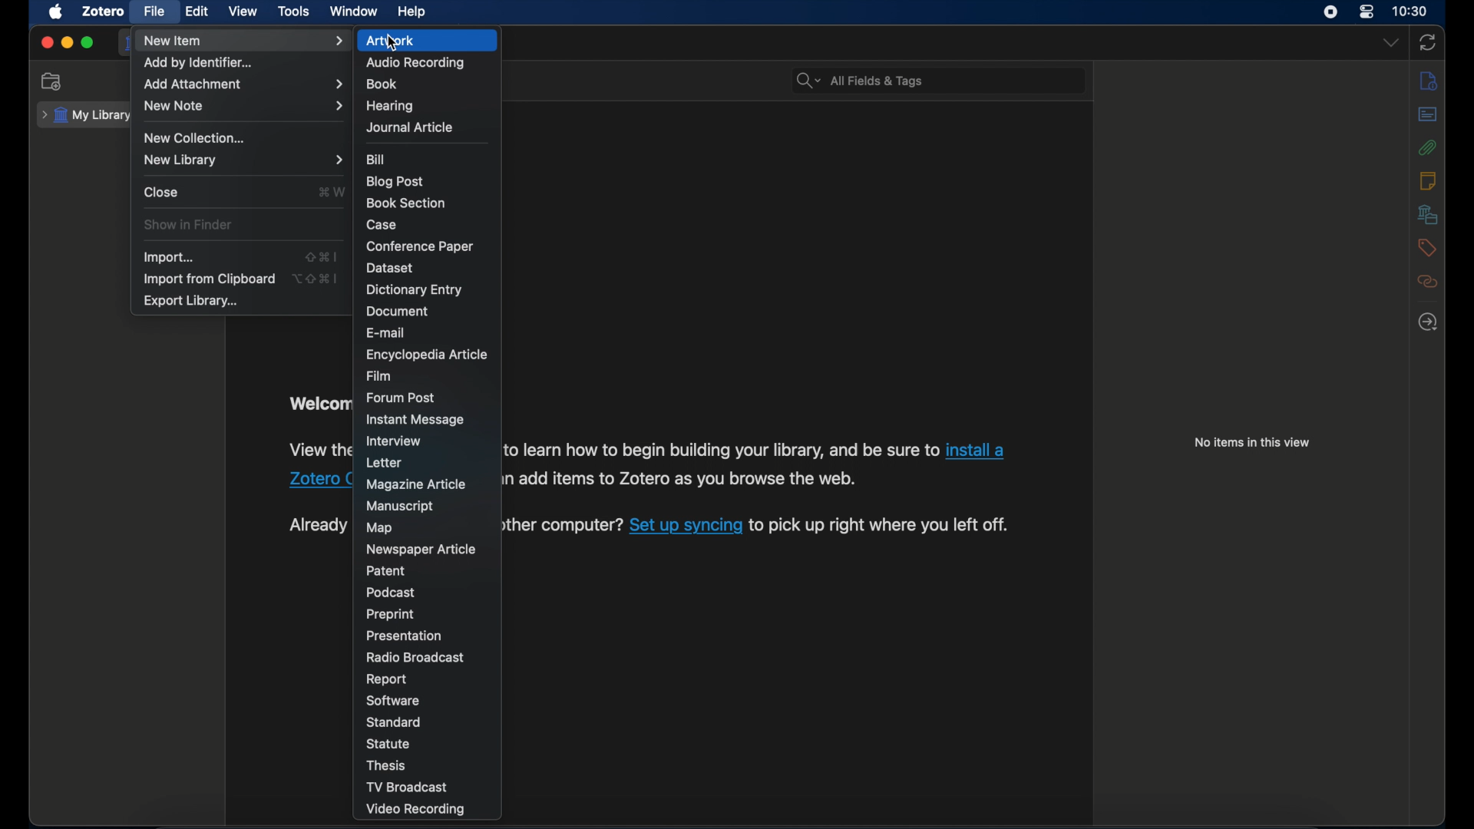 This screenshot has width=1474, height=829. Describe the element at coordinates (392, 702) in the screenshot. I see `software` at that location.